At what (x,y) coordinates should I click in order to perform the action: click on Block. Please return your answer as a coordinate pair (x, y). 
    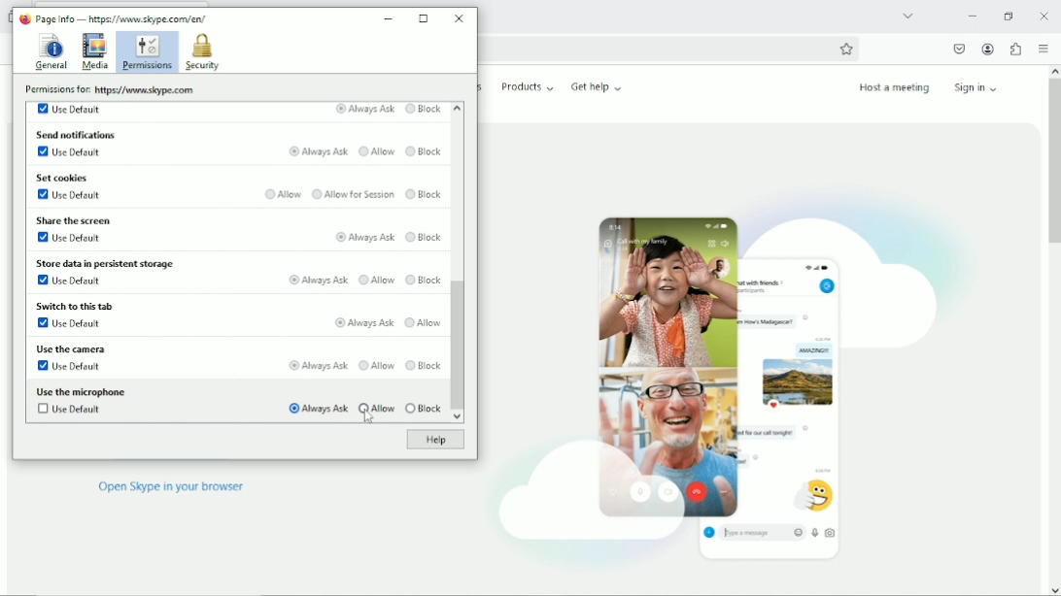
    Looking at the image, I should click on (424, 235).